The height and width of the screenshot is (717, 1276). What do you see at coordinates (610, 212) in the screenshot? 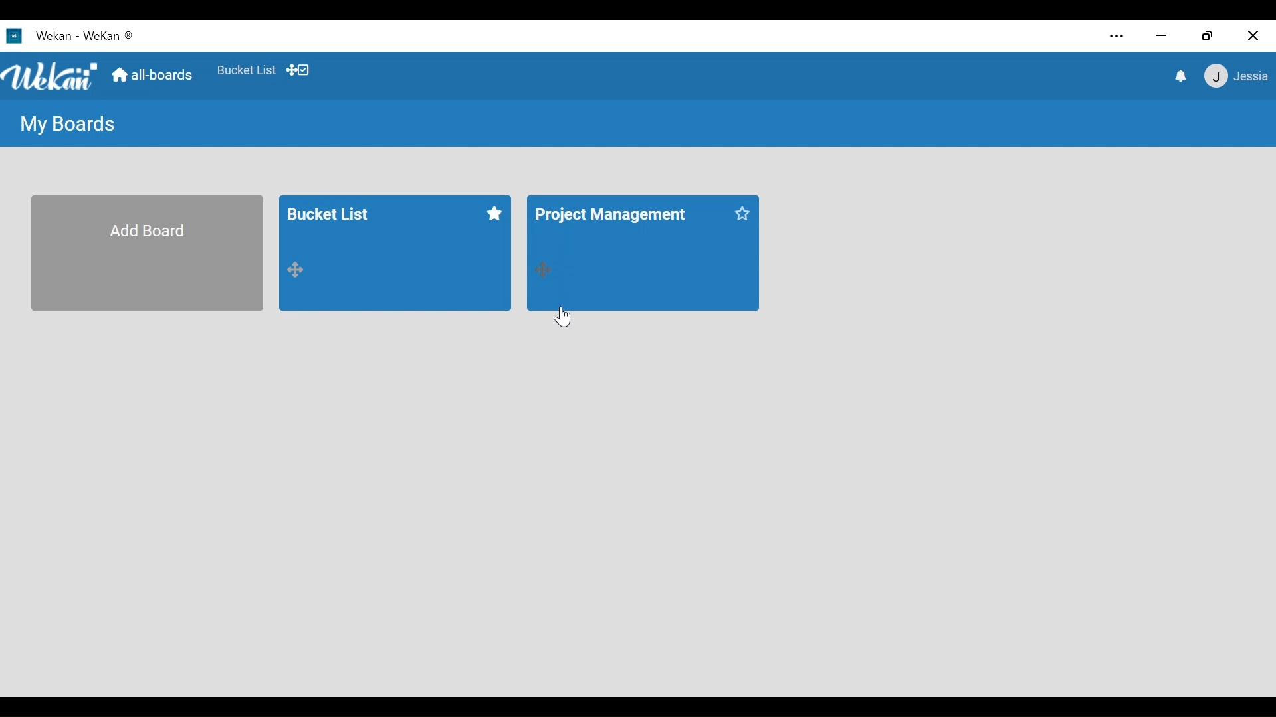
I see `Project Management` at bounding box center [610, 212].